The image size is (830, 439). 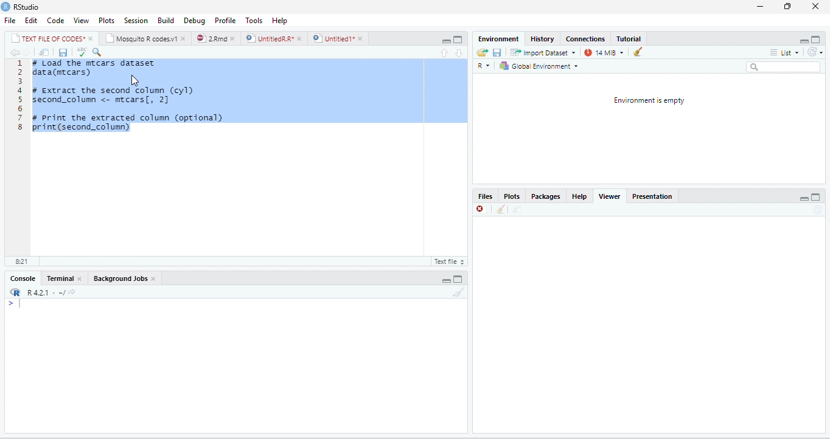 I want to click on 2, so click(x=20, y=72).